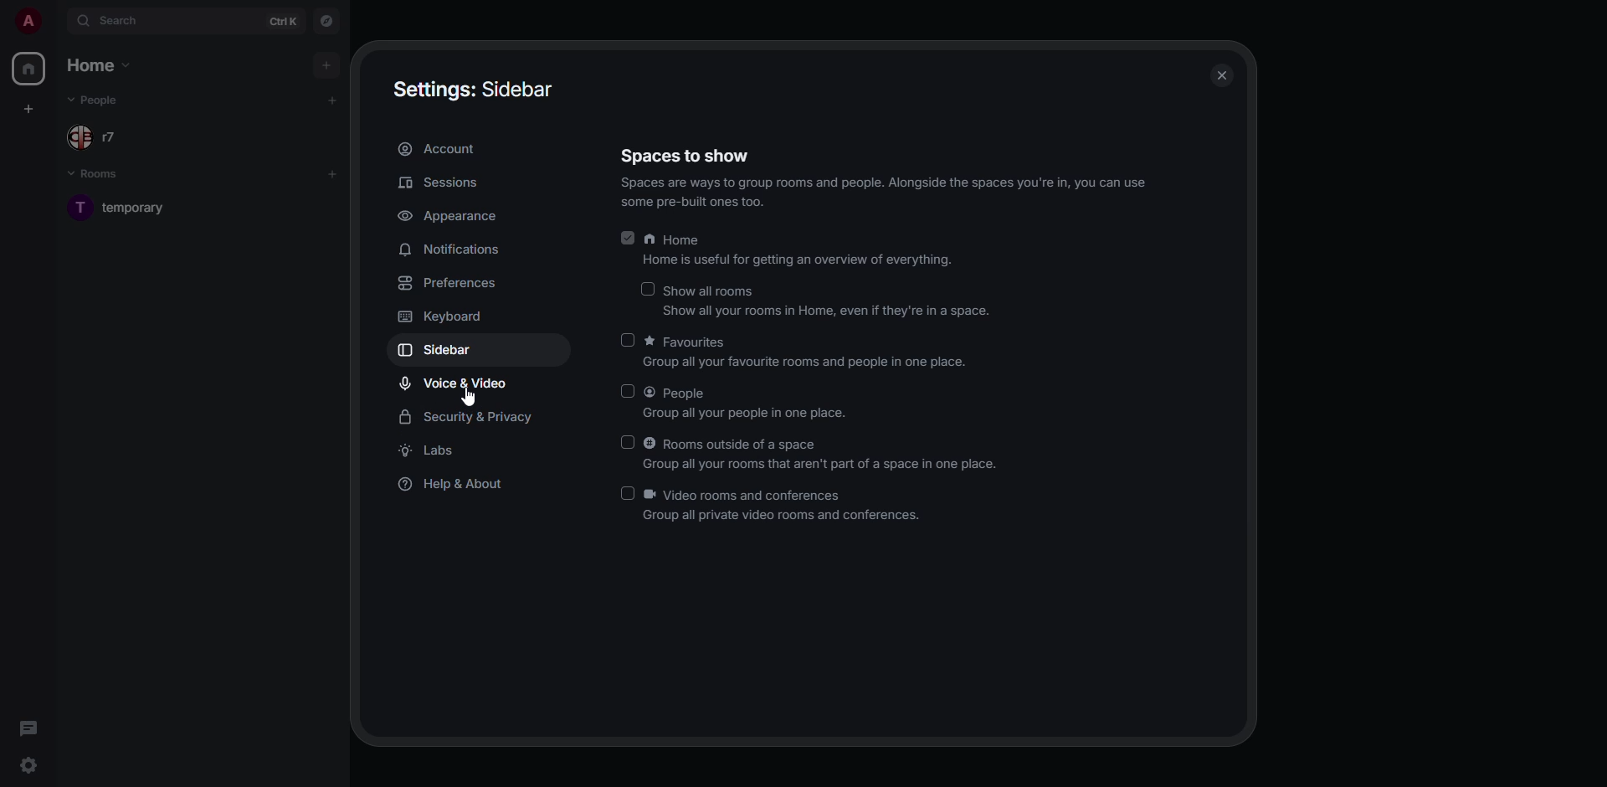  What do you see at coordinates (329, 22) in the screenshot?
I see `navigator` at bounding box center [329, 22].